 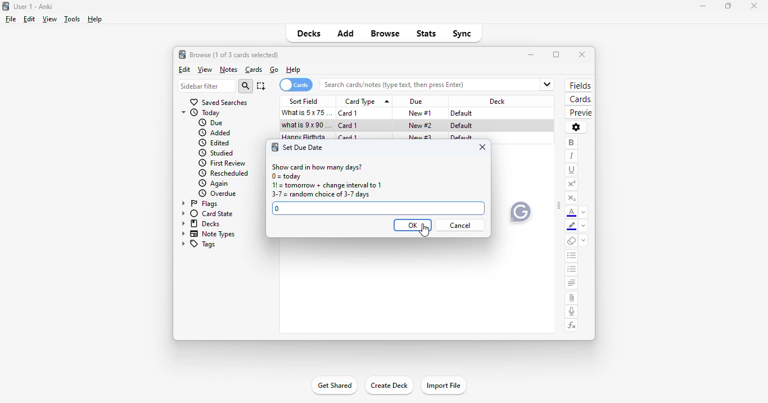 I want to click on view, so click(x=49, y=20).